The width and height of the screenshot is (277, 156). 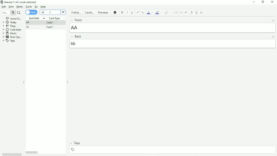 What do you see at coordinates (115, 12) in the screenshot?
I see `Options` at bounding box center [115, 12].